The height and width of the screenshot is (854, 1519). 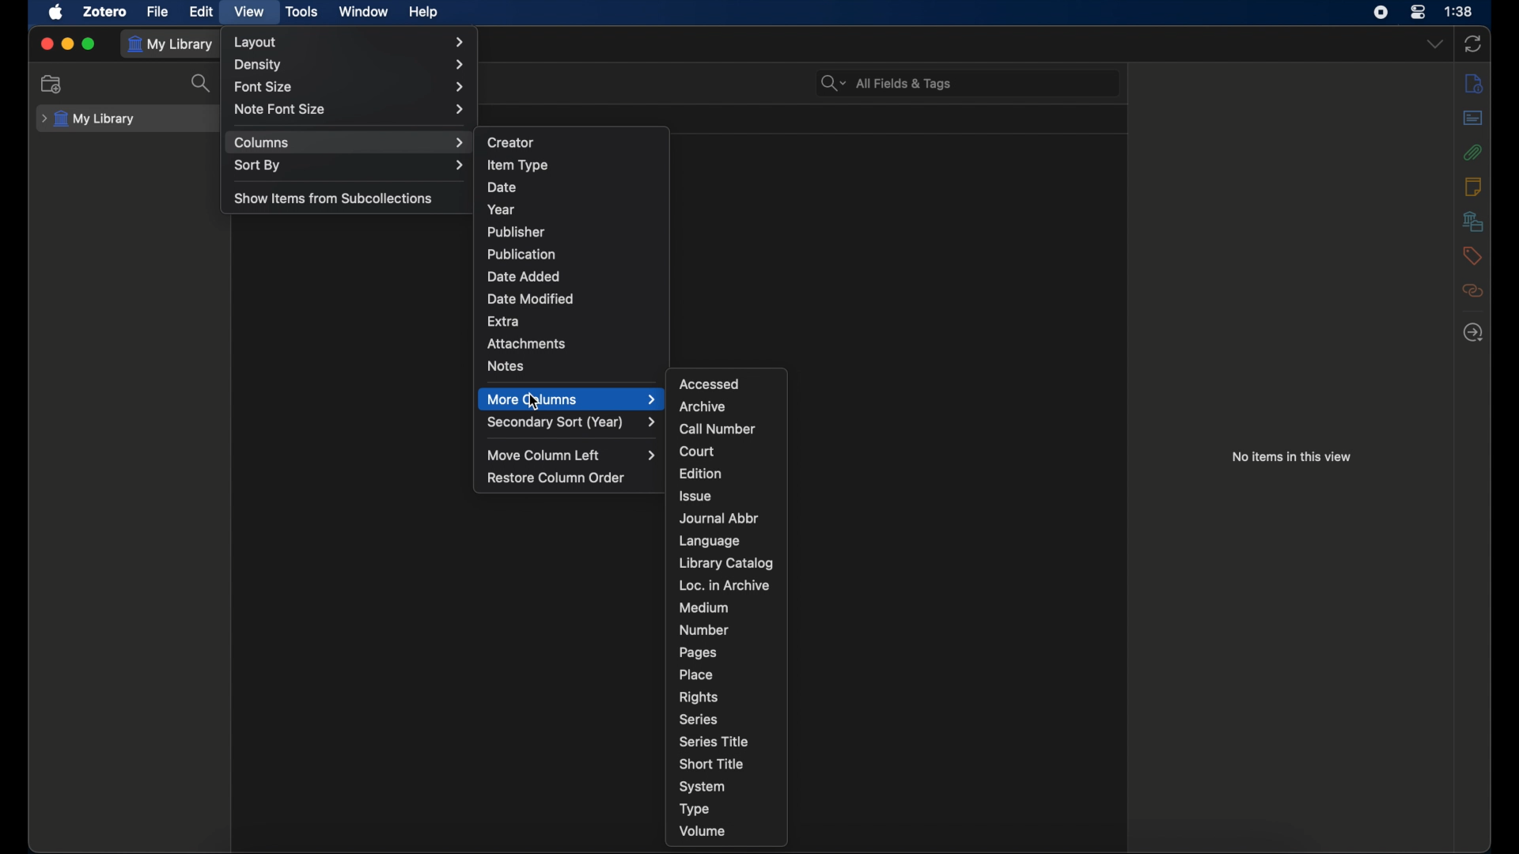 I want to click on time (1:38), so click(x=1459, y=12).